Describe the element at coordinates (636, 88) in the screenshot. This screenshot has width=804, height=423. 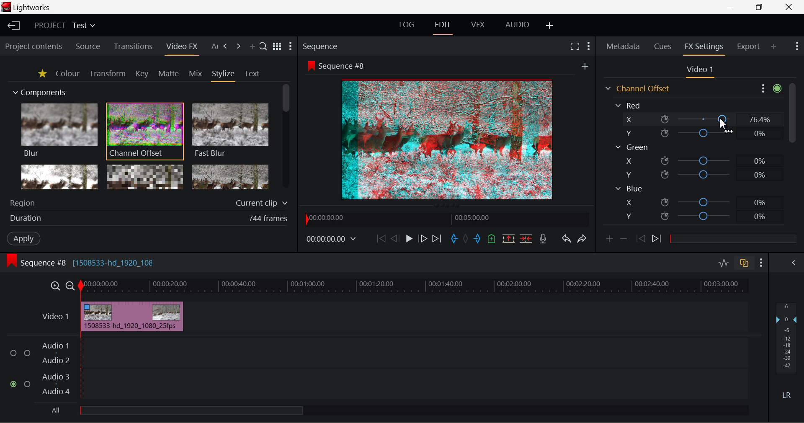
I see `Channel Offset` at that location.